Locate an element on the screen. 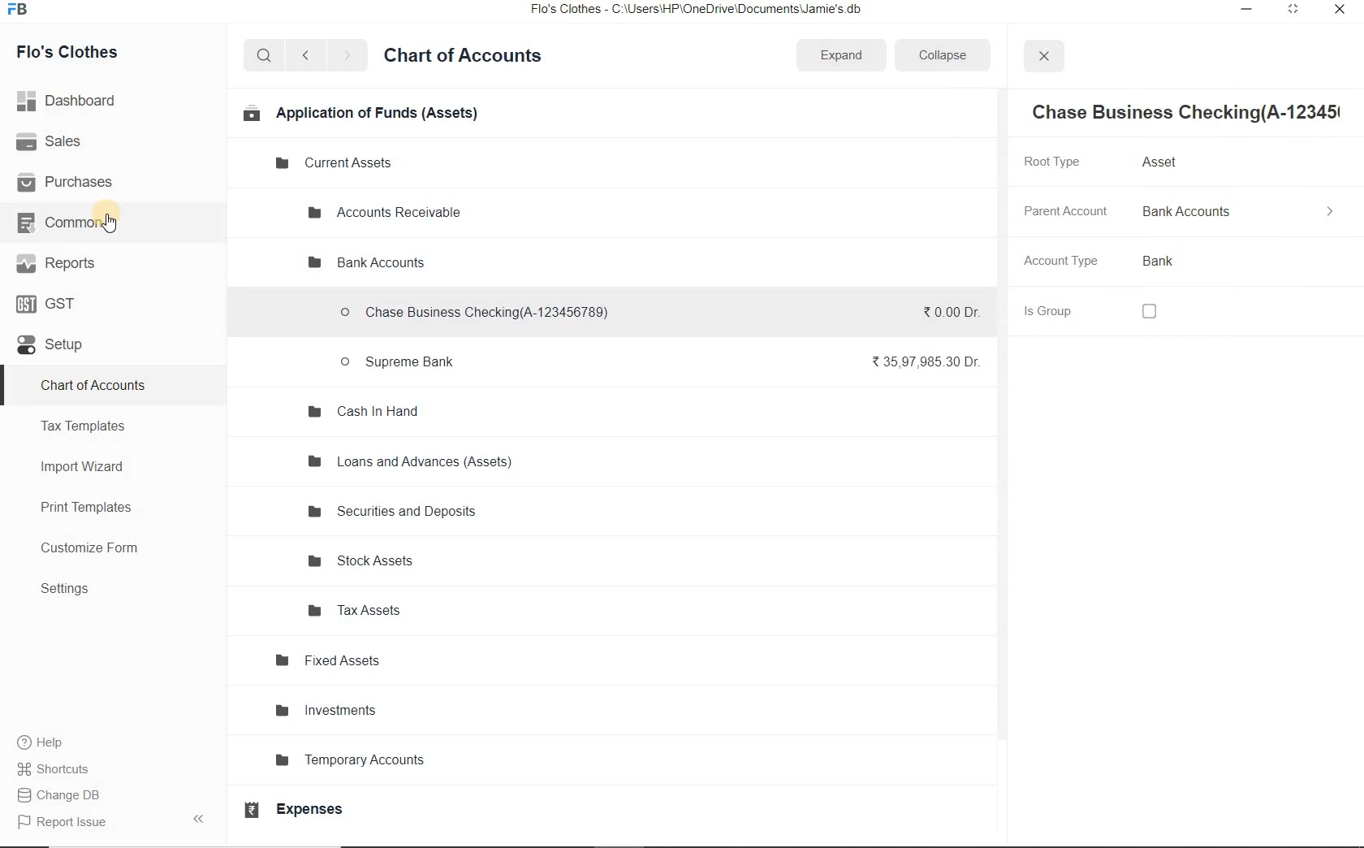  Purchases is located at coordinates (72, 181).